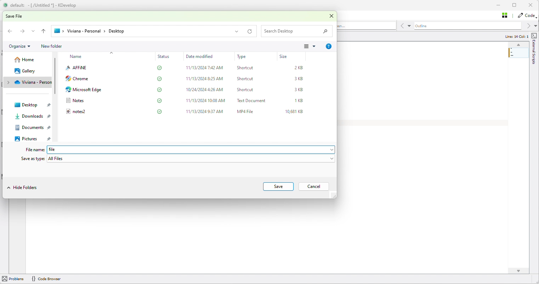  What do you see at coordinates (16, 16) in the screenshot?
I see `save file` at bounding box center [16, 16].